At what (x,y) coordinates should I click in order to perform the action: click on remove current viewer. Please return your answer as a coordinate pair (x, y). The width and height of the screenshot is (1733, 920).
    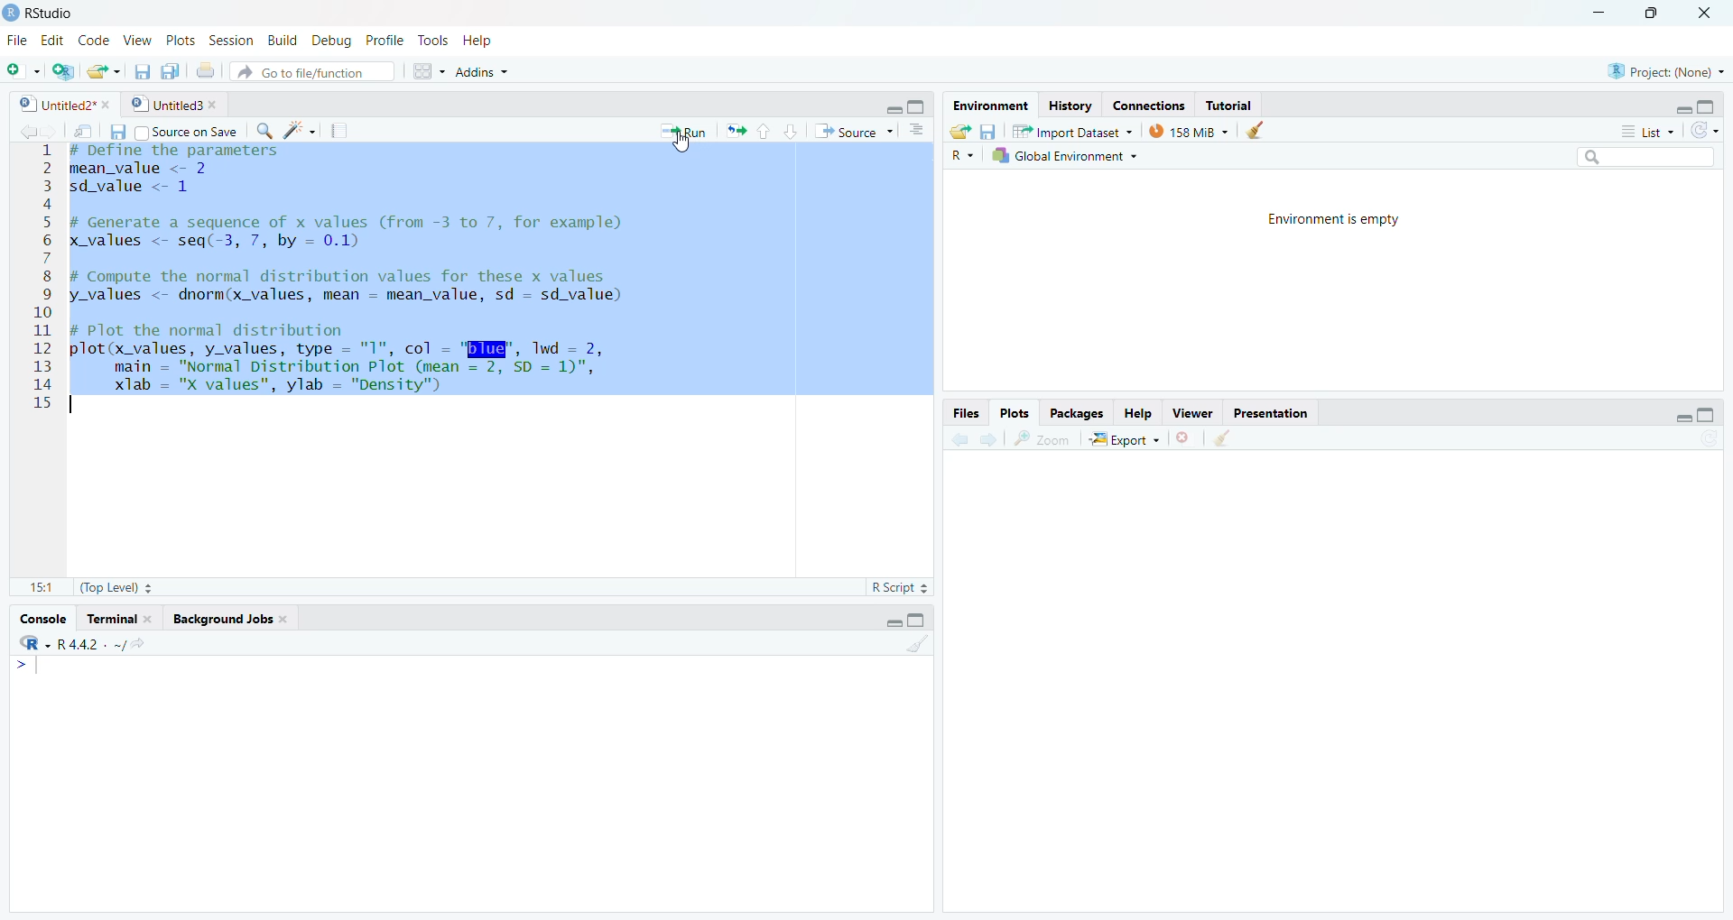
    Looking at the image, I should click on (1184, 437).